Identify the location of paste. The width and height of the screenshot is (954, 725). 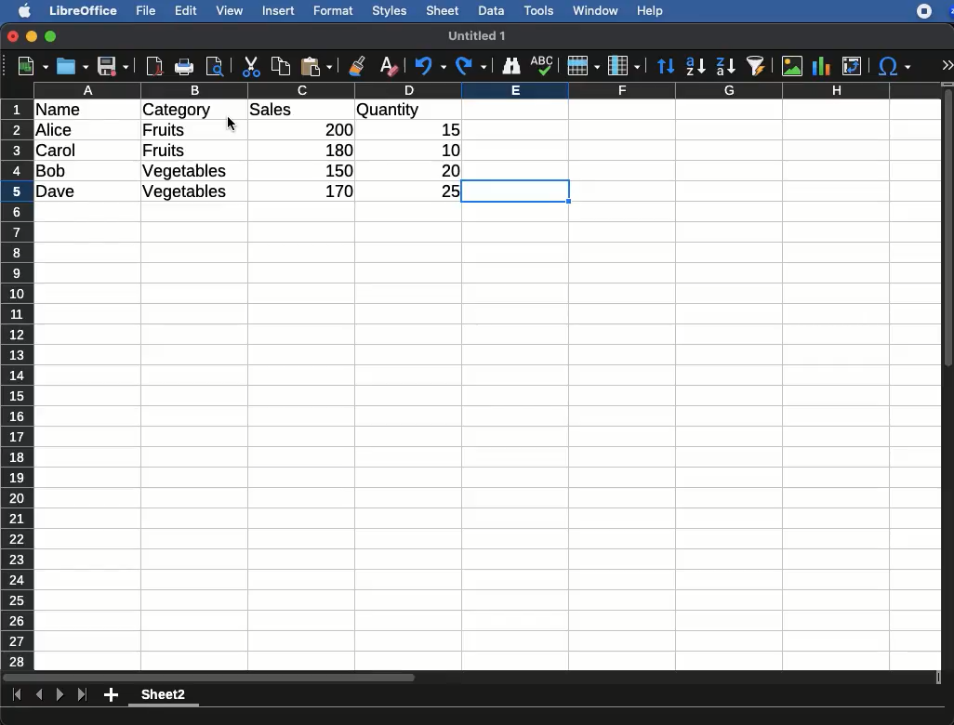
(315, 66).